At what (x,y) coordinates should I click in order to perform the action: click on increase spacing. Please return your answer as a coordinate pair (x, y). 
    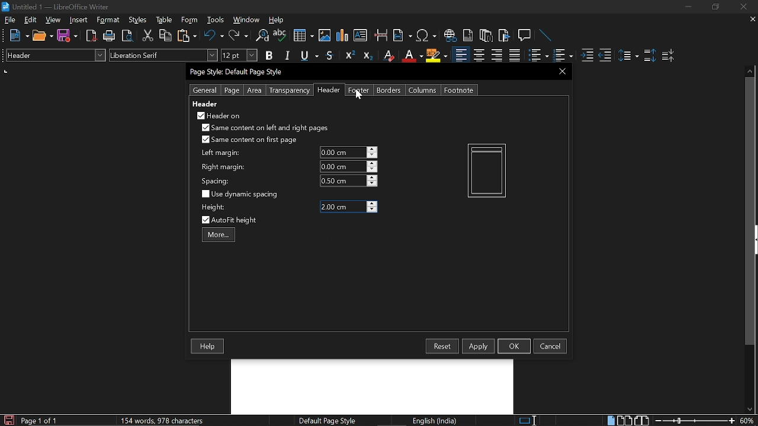
    Looking at the image, I should click on (372, 177).